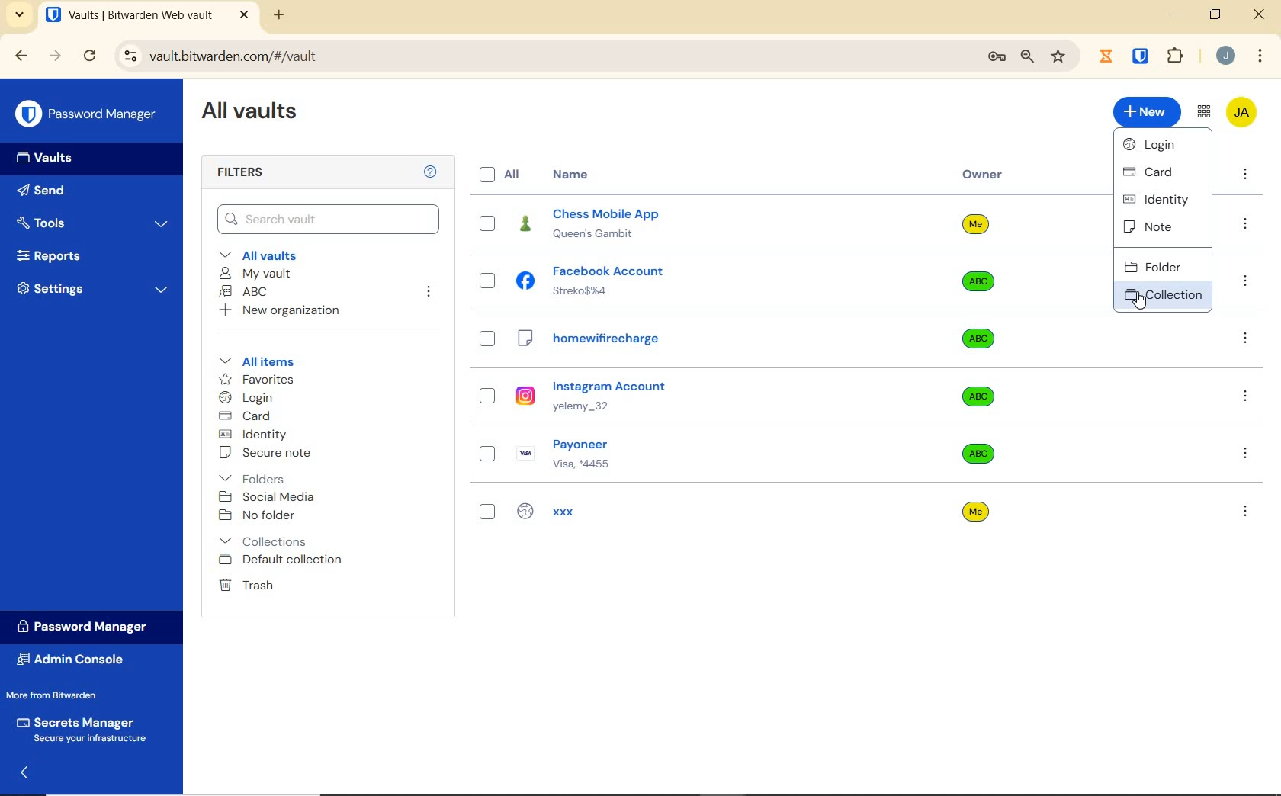 The height and width of the screenshot is (796, 1281). I want to click on bookmark, so click(1058, 57).